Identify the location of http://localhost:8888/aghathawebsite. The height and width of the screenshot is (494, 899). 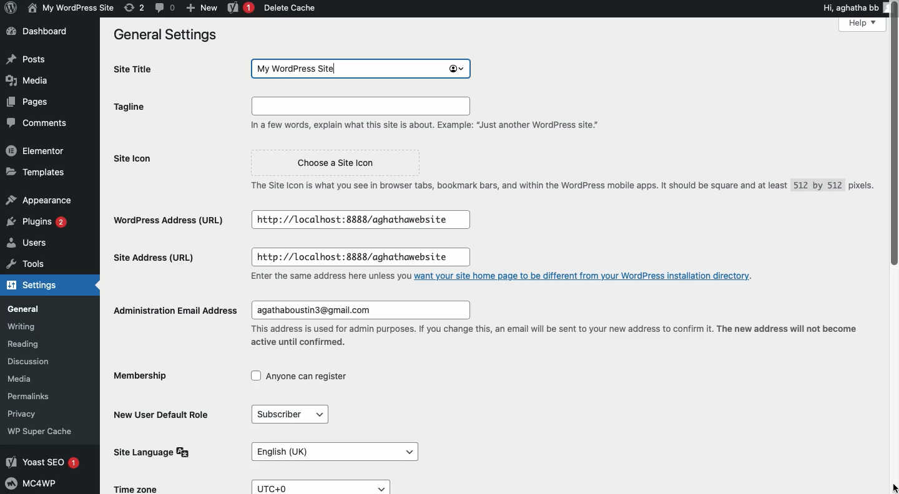
(361, 258).